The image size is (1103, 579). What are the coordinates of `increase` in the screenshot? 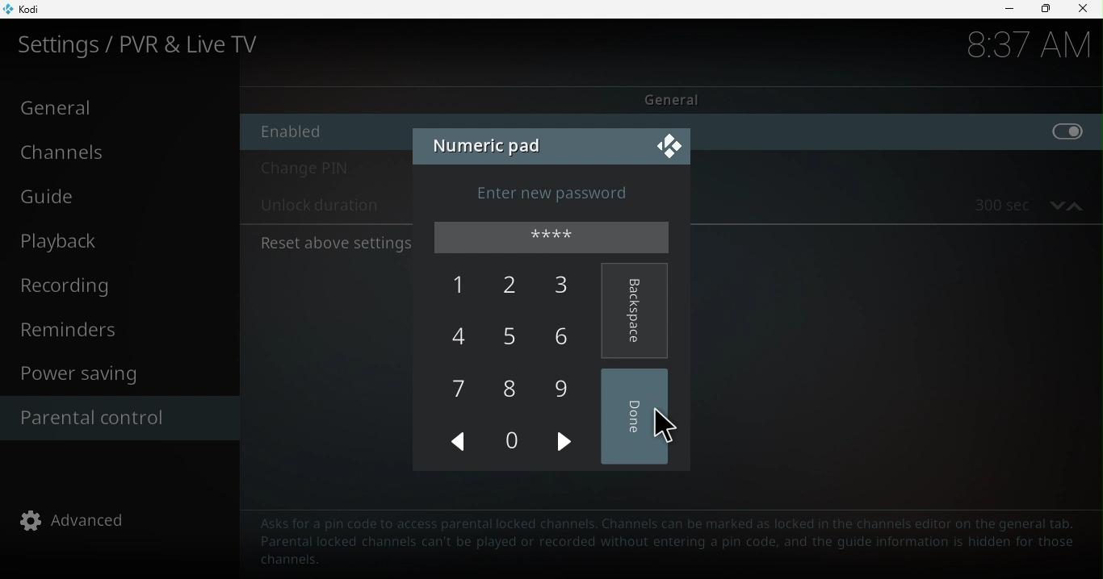 It's located at (1076, 204).